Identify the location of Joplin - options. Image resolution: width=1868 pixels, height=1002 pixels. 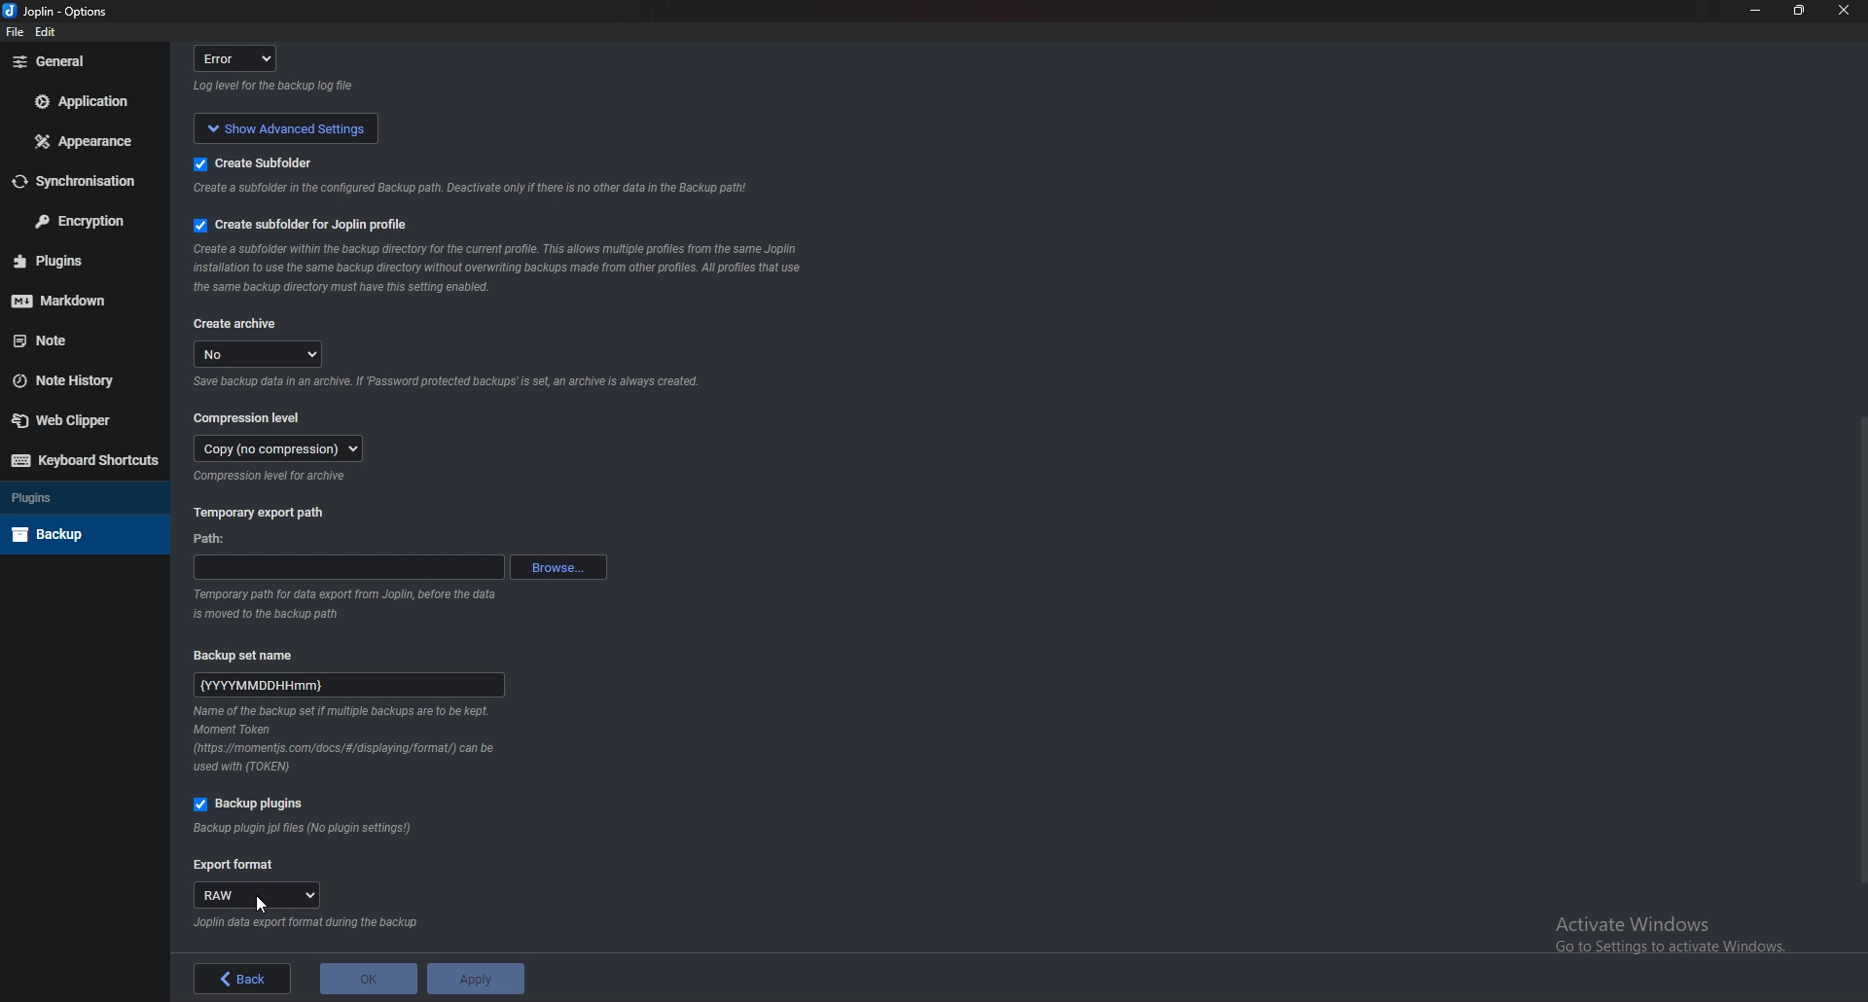
(59, 13).